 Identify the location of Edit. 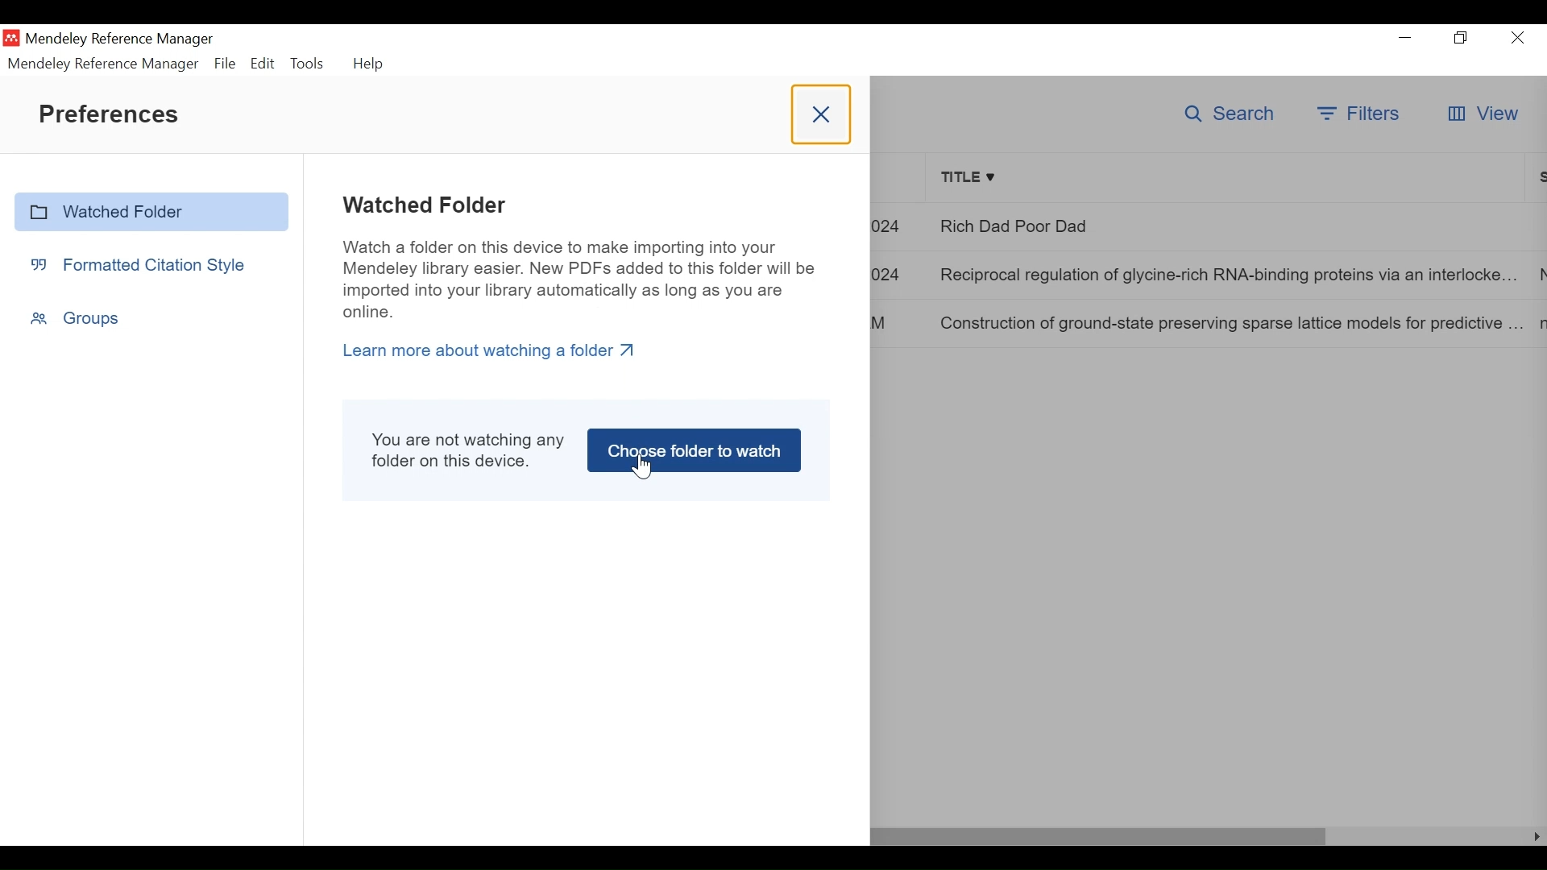
(263, 65).